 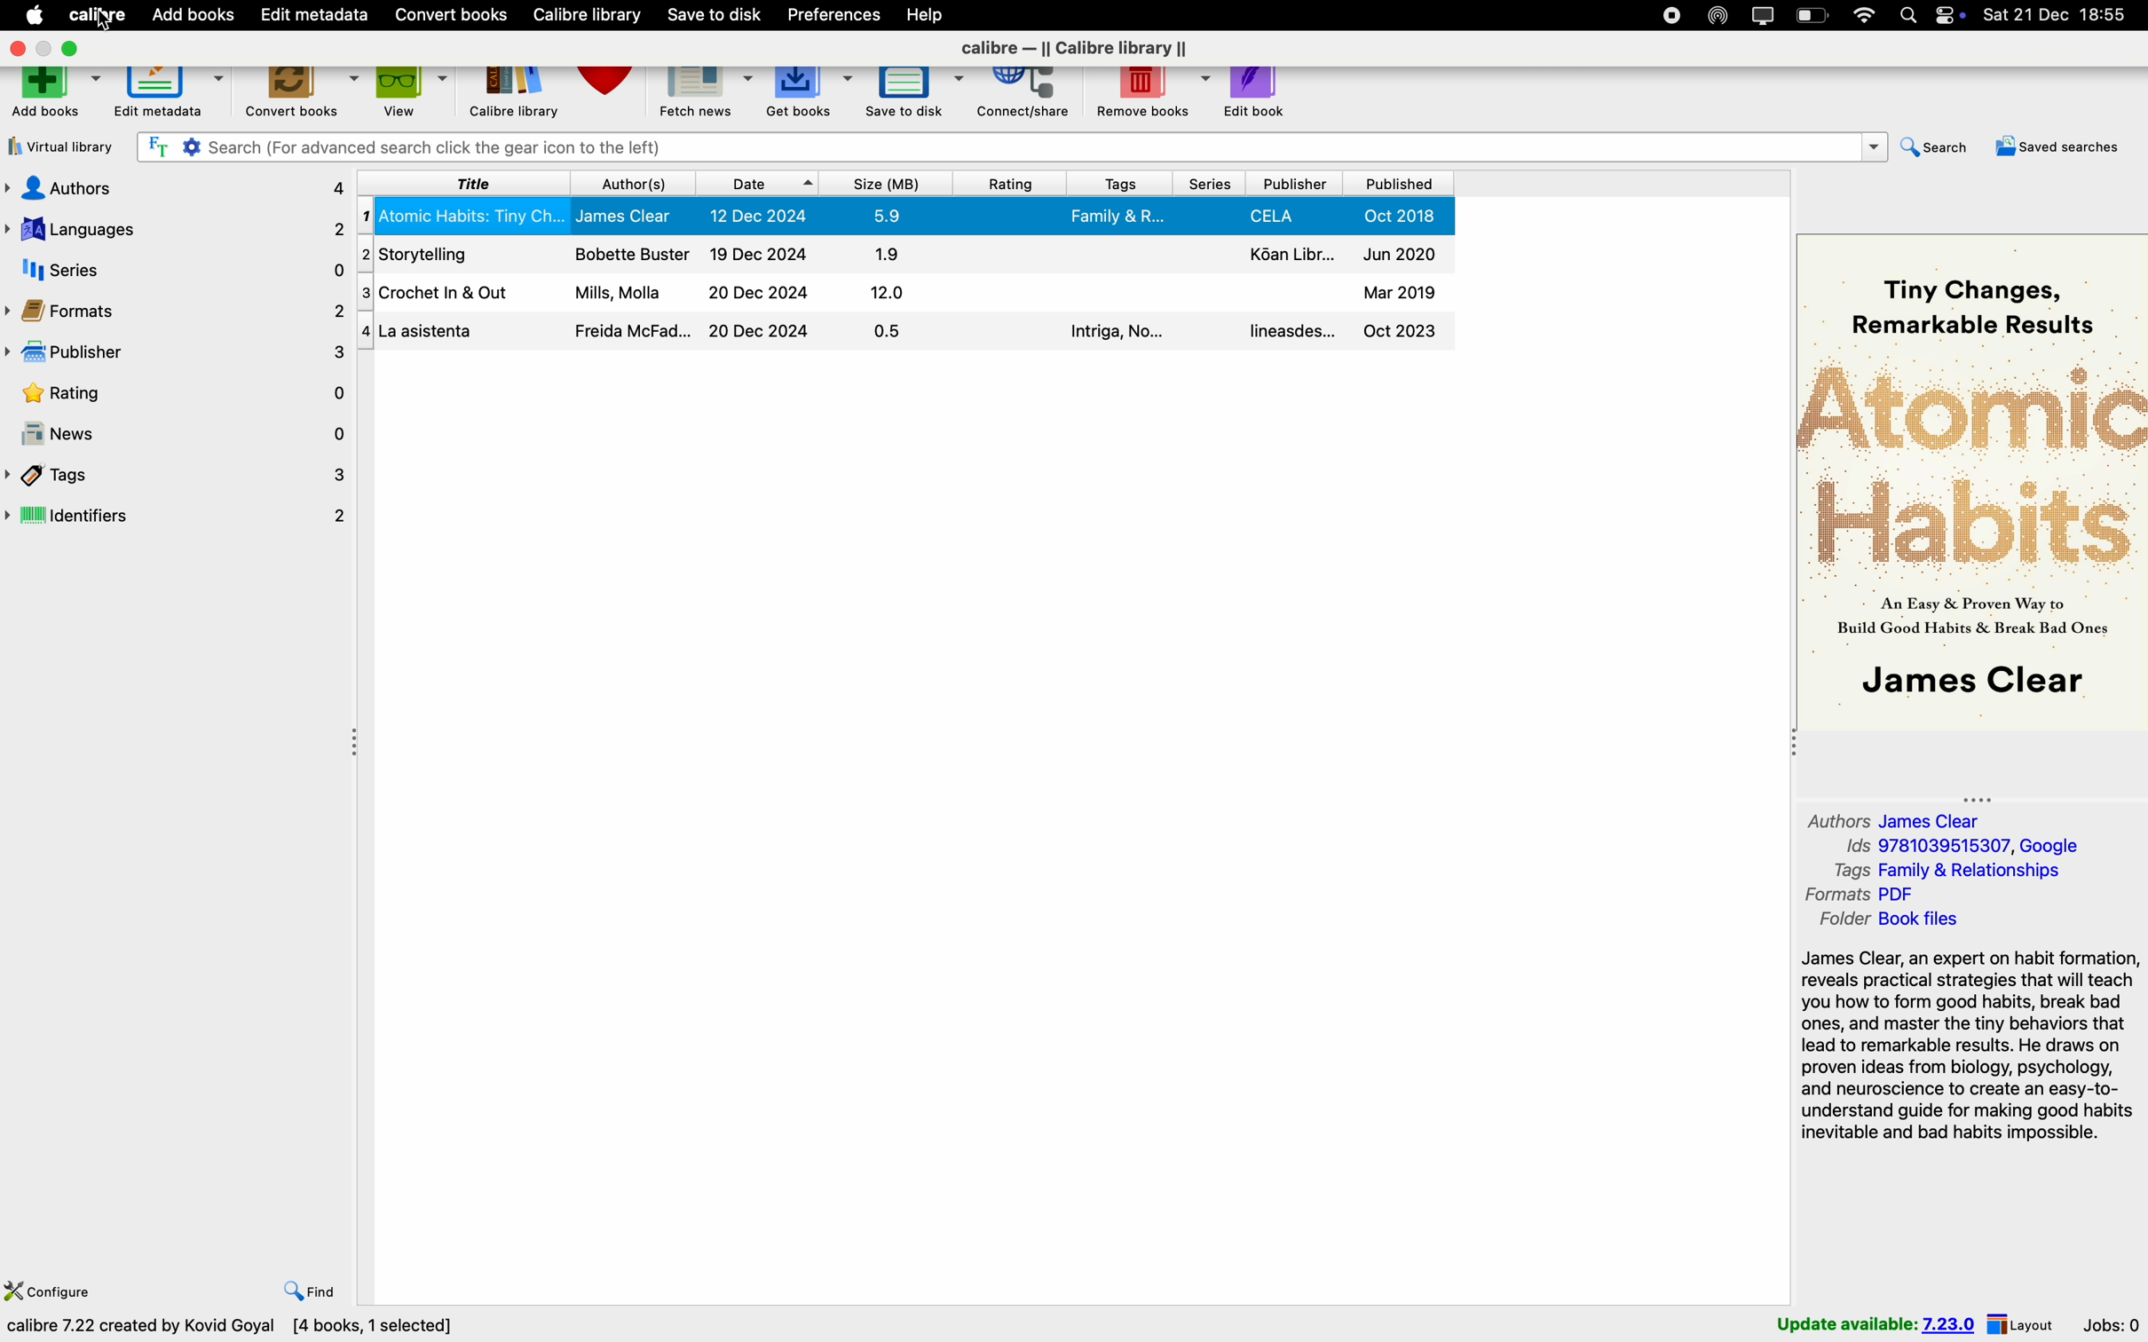 I want to click on published, so click(x=1397, y=184).